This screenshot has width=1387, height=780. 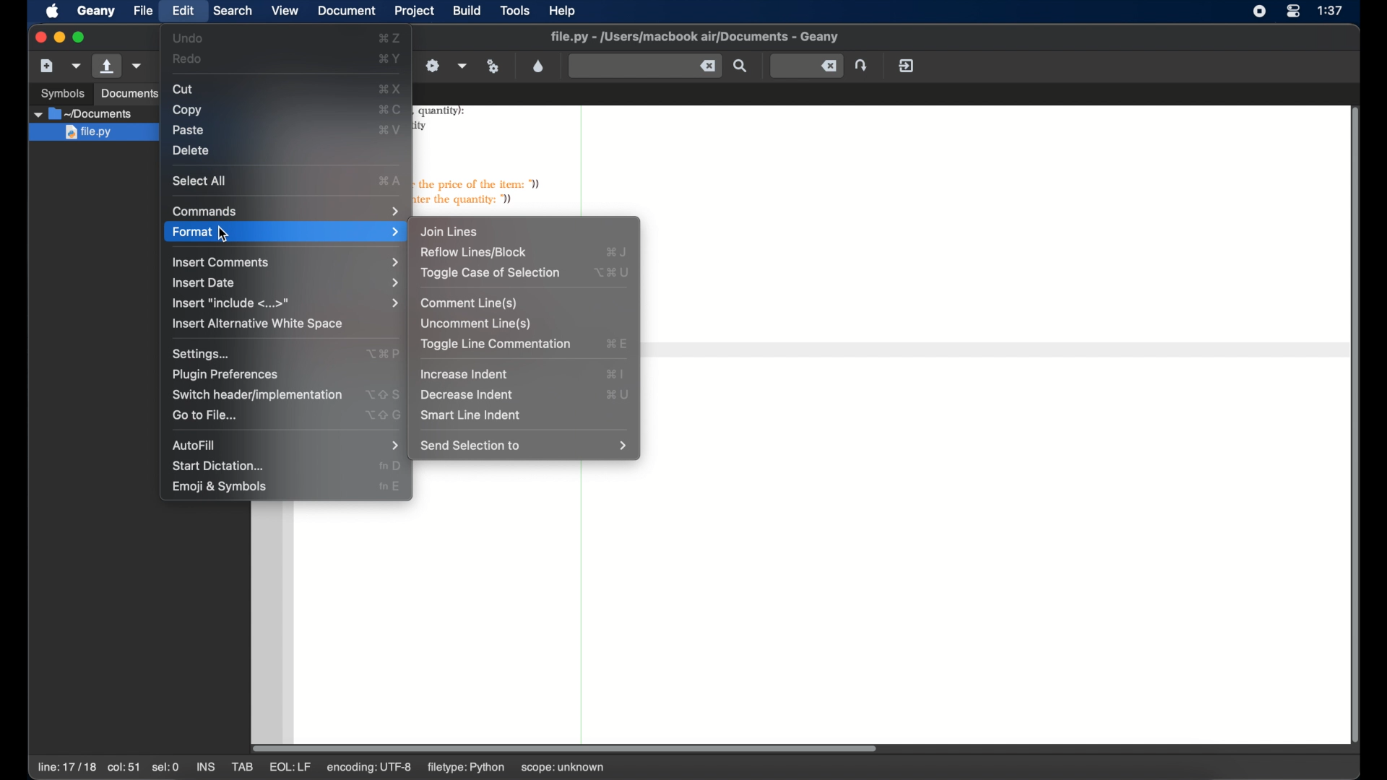 What do you see at coordinates (1293, 12) in the screenshot?
I see `control center` at bounding box center [1293, 12].